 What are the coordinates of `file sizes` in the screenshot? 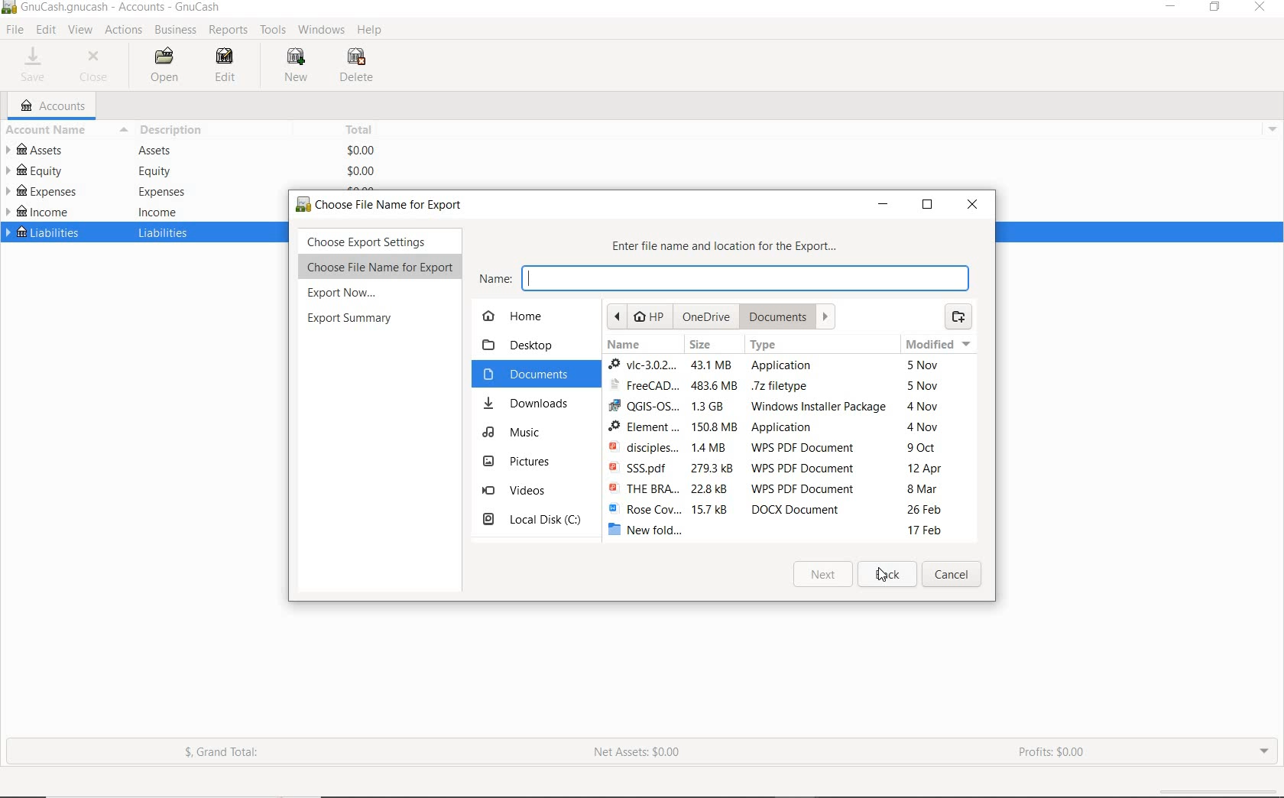 It's located at (712, 445).